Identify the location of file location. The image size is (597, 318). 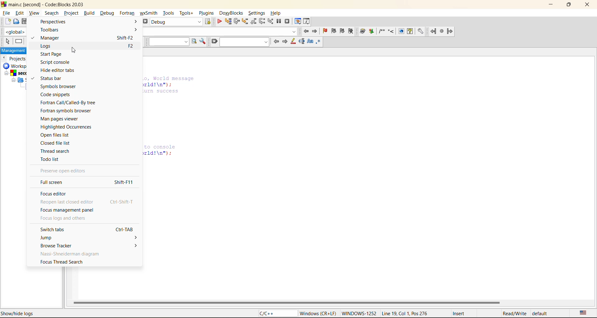
(46, 313).